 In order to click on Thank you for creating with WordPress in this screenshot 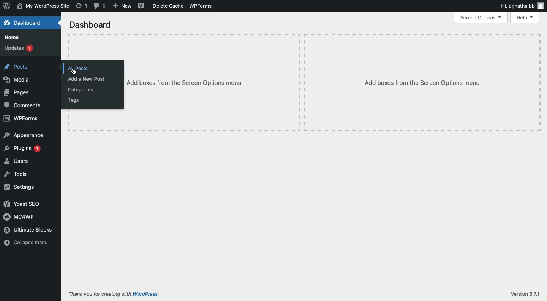, I will do `click(113, 294)`.